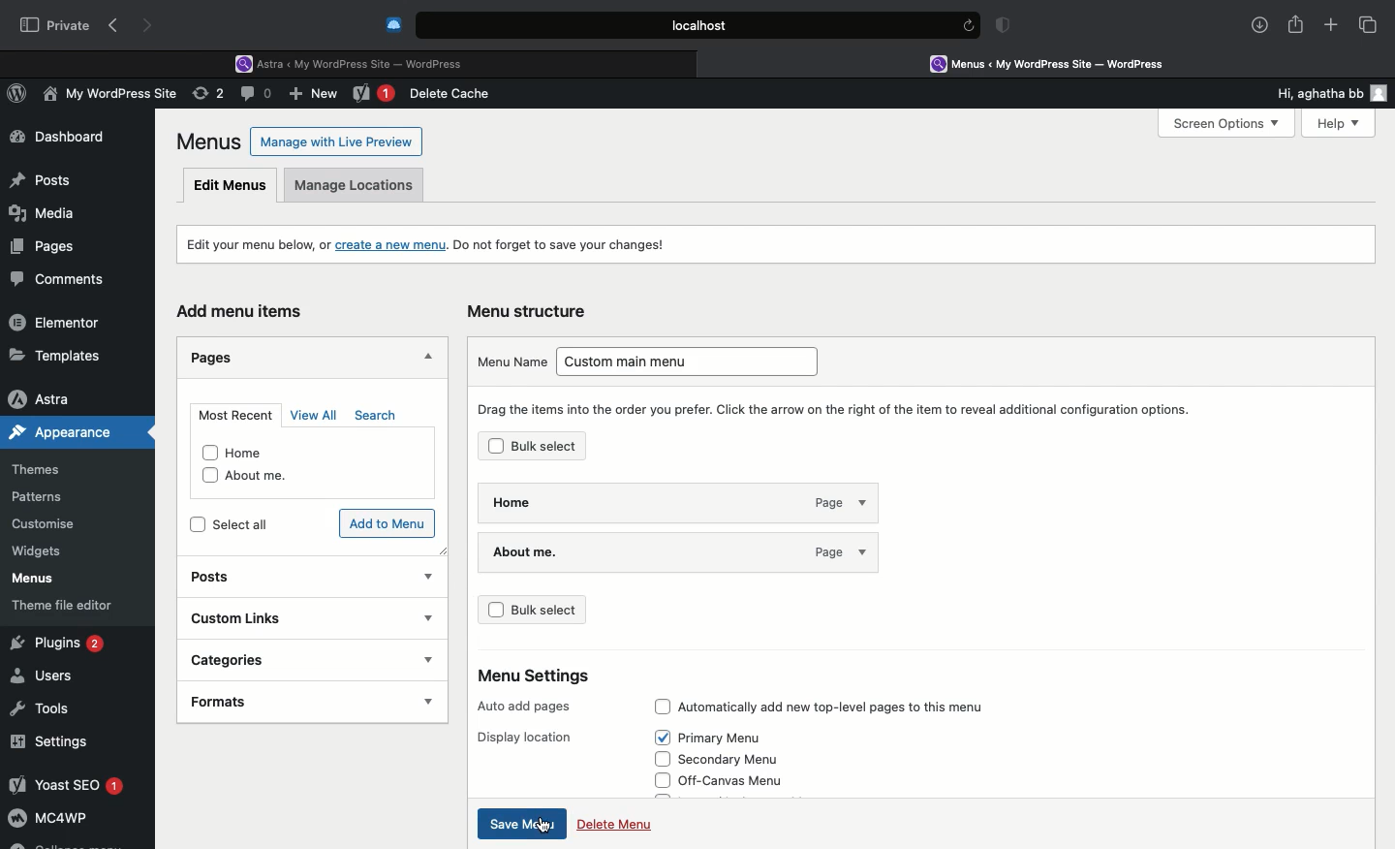 This screenshot has width=1395, height=849. I want to click on Local.host, so click(699, 24).